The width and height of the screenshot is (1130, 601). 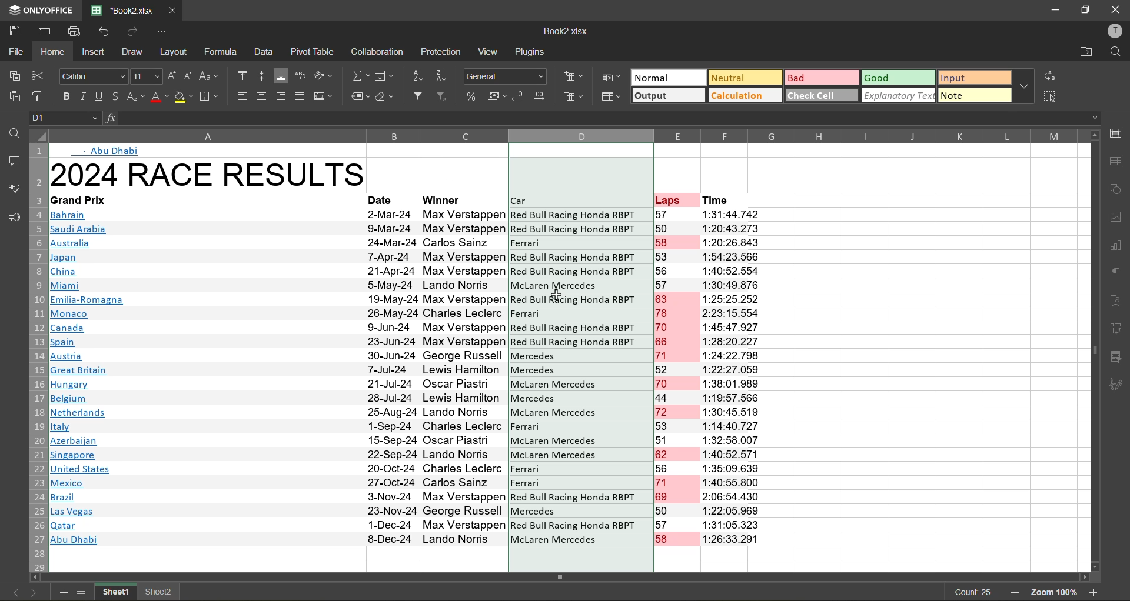 I want to click on slicer, so click(x=1119, y=359).